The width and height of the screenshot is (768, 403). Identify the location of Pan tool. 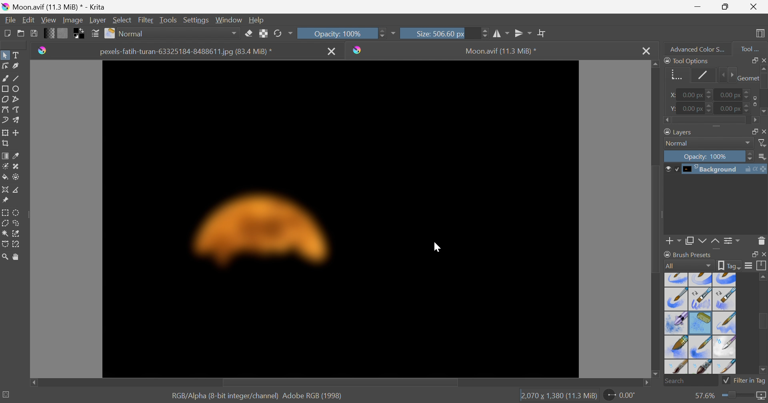
(18, 257).